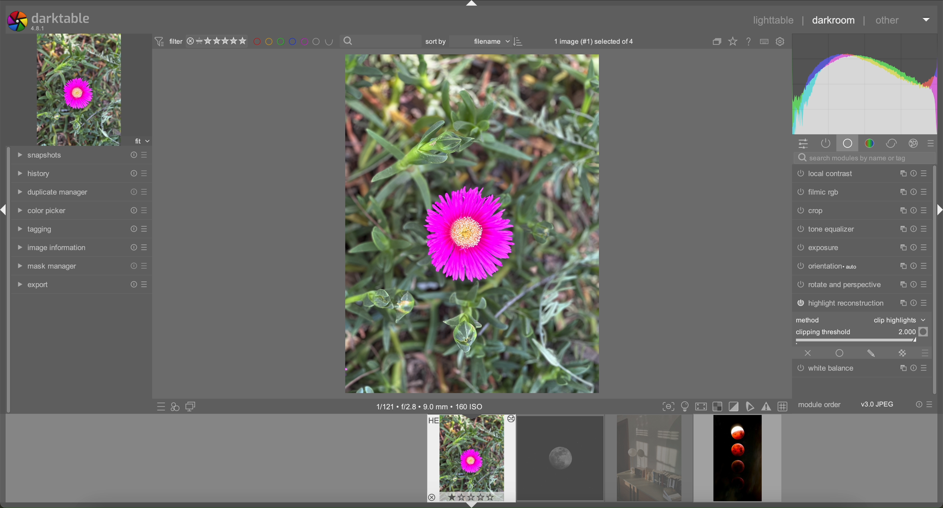  What do you see at coordinates (381, 41) in the screenshot?
I see `search bar` at bounding box center [381, 41].